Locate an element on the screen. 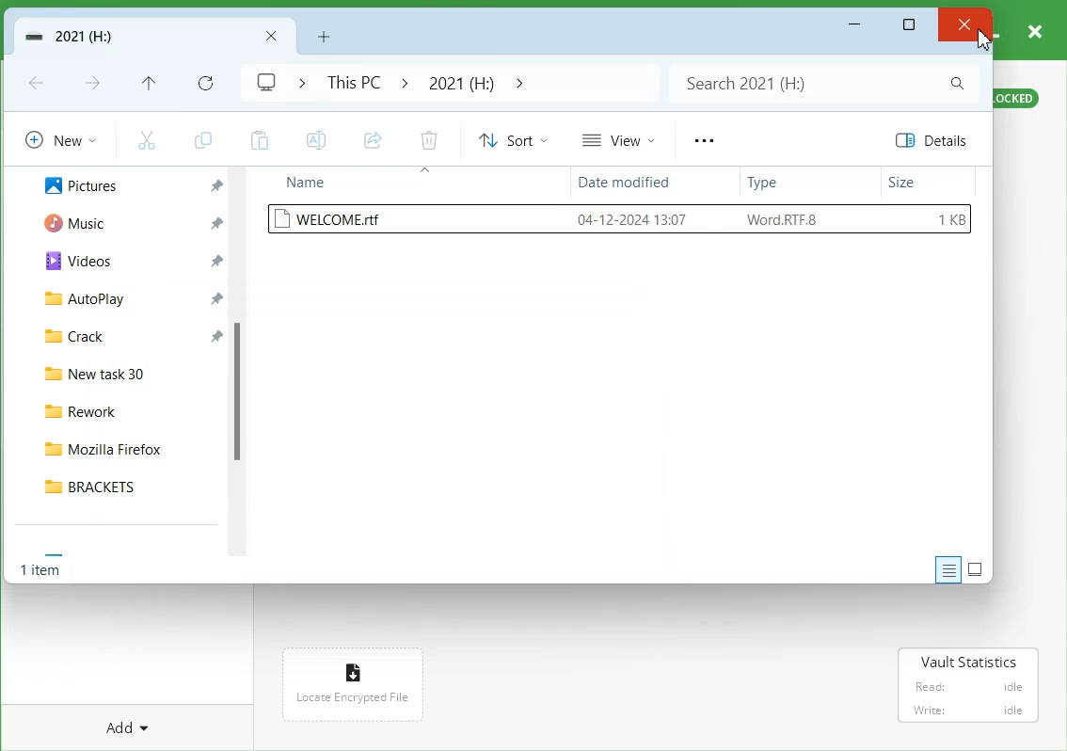 The height and width of the screenshot is (751, 1067). Go Back  is located at coordinates (39, 84).